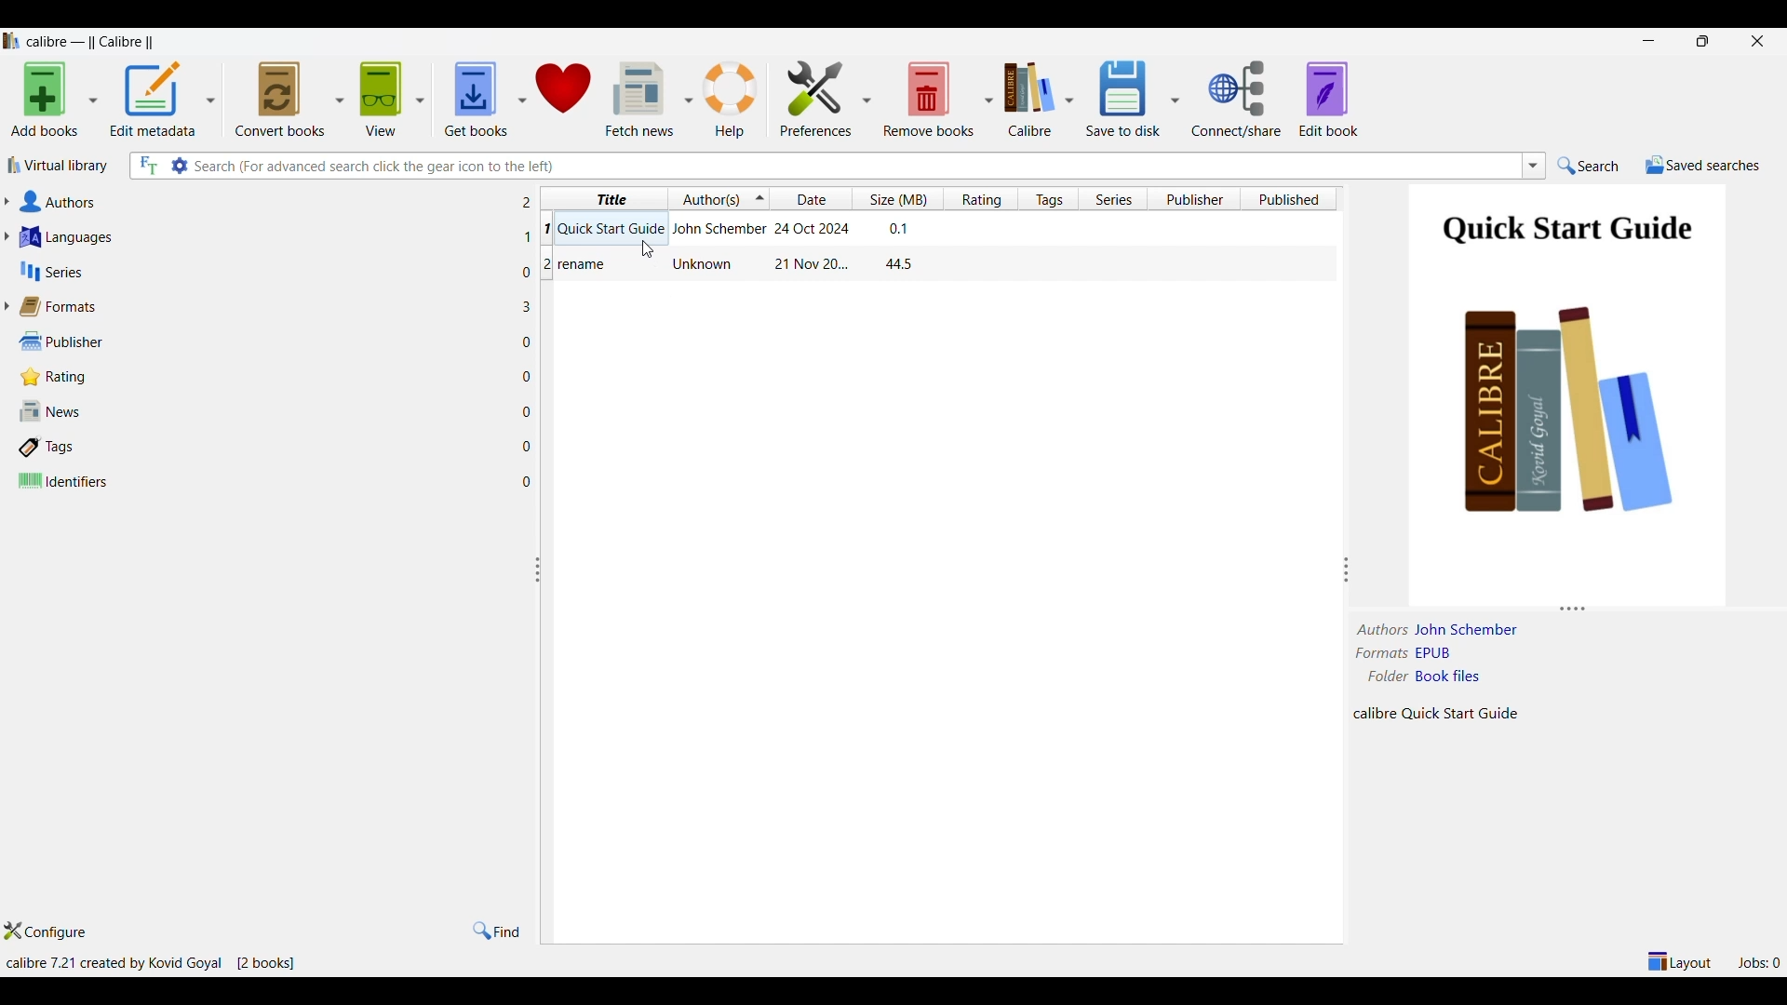  What do you see at coordinates (1701, 41) in the screenshot?
I see `restore` at bounding box center [1701, 41].